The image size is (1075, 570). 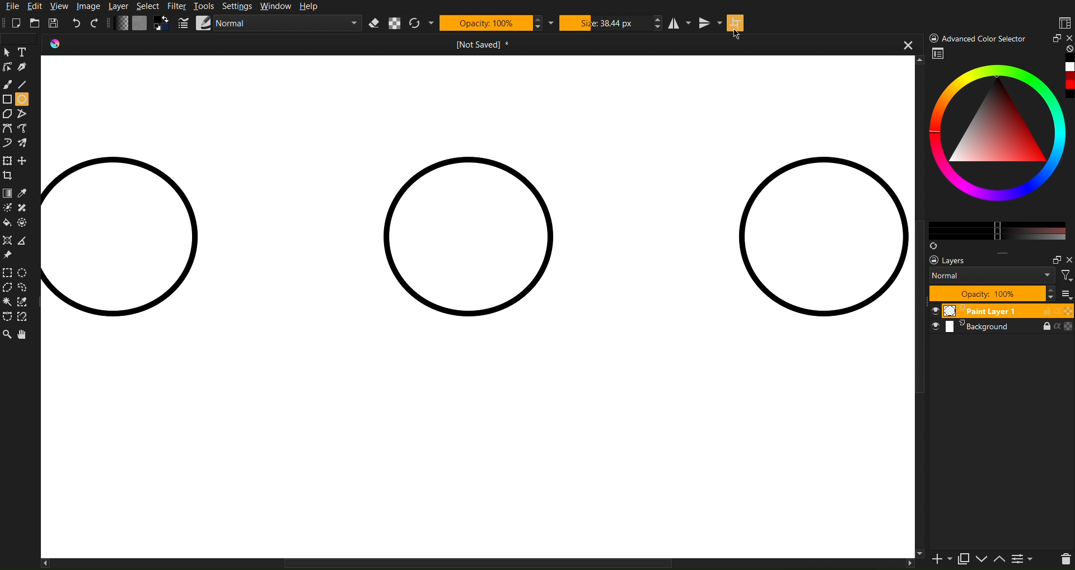 I want to click on Shape Tools, so click(x=7, y=101).